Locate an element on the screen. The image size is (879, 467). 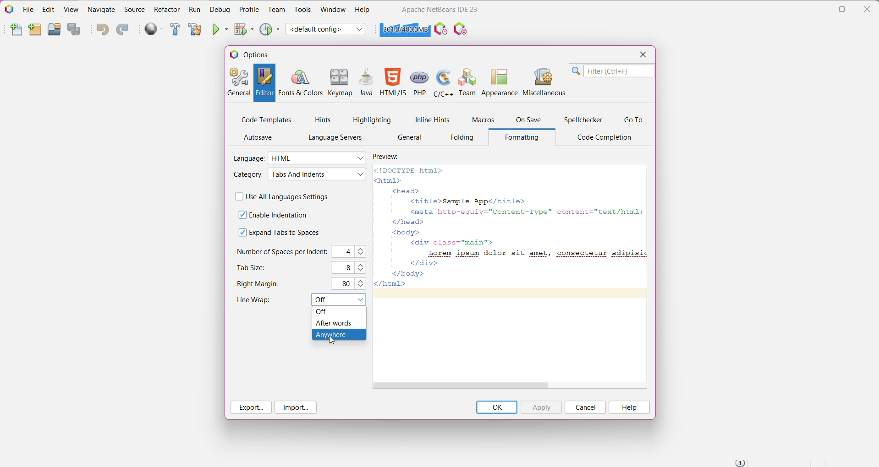
Profile Project is located at coordinates (270, 29).